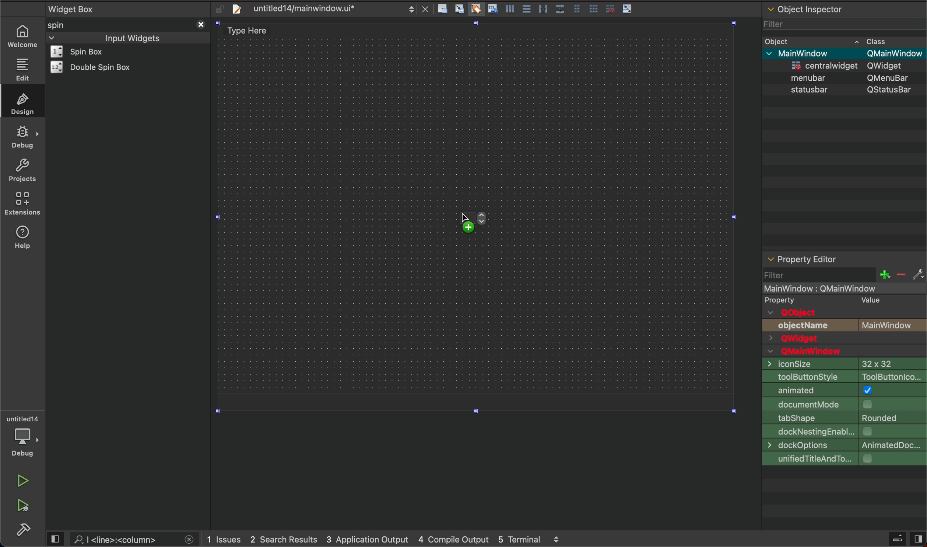 This screenshot has height=547, width=927. What do you see at coordinates (23, 36) in the screenshot?
I see `WELCOME` at bounding box center [23, 36].